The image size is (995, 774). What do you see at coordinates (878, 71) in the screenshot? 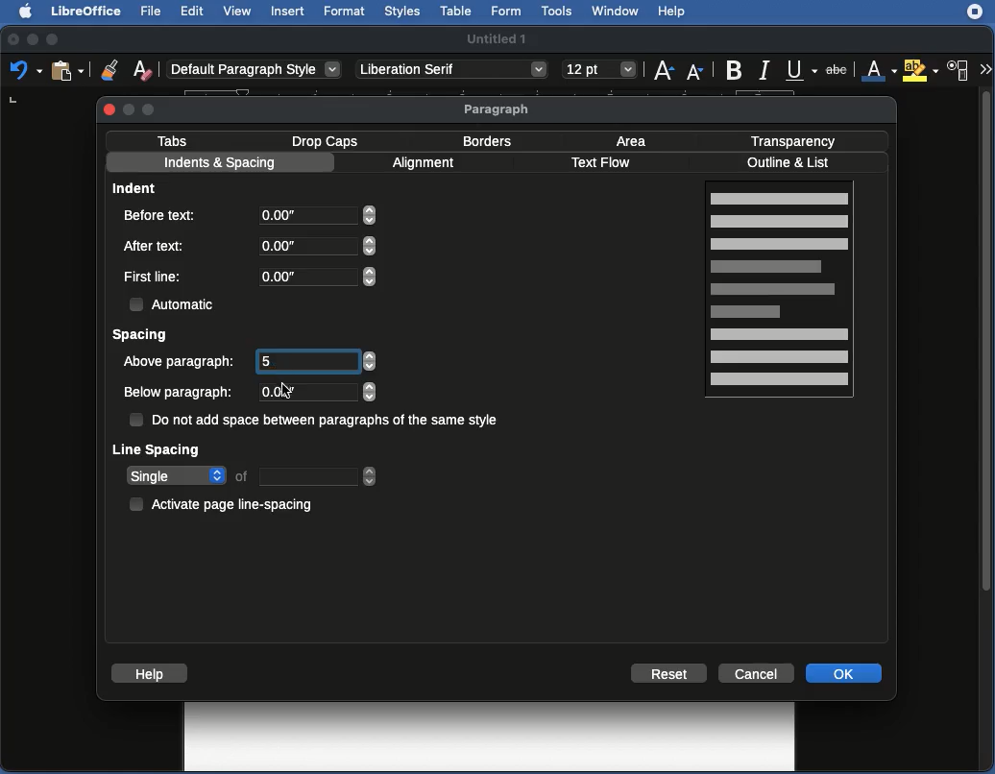
I see `Font color` at bounding box center [878, 71].